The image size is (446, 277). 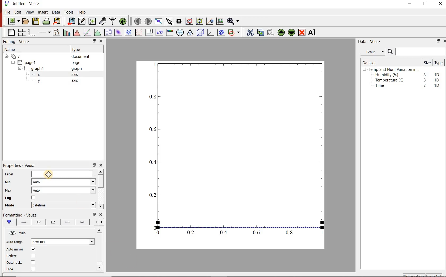 I want to click on click to zoom out of graph axes, so click(x=200, y=22).